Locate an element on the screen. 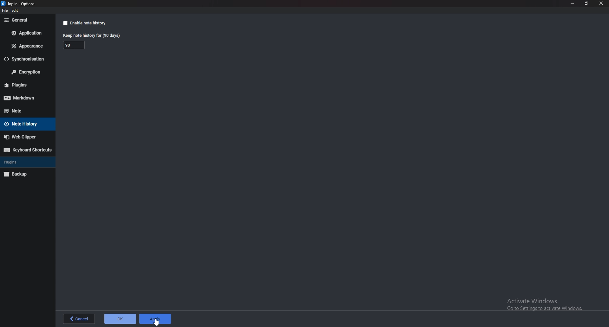 The image size is (609, 327). Synchronization is located at coordinates (28, 59).